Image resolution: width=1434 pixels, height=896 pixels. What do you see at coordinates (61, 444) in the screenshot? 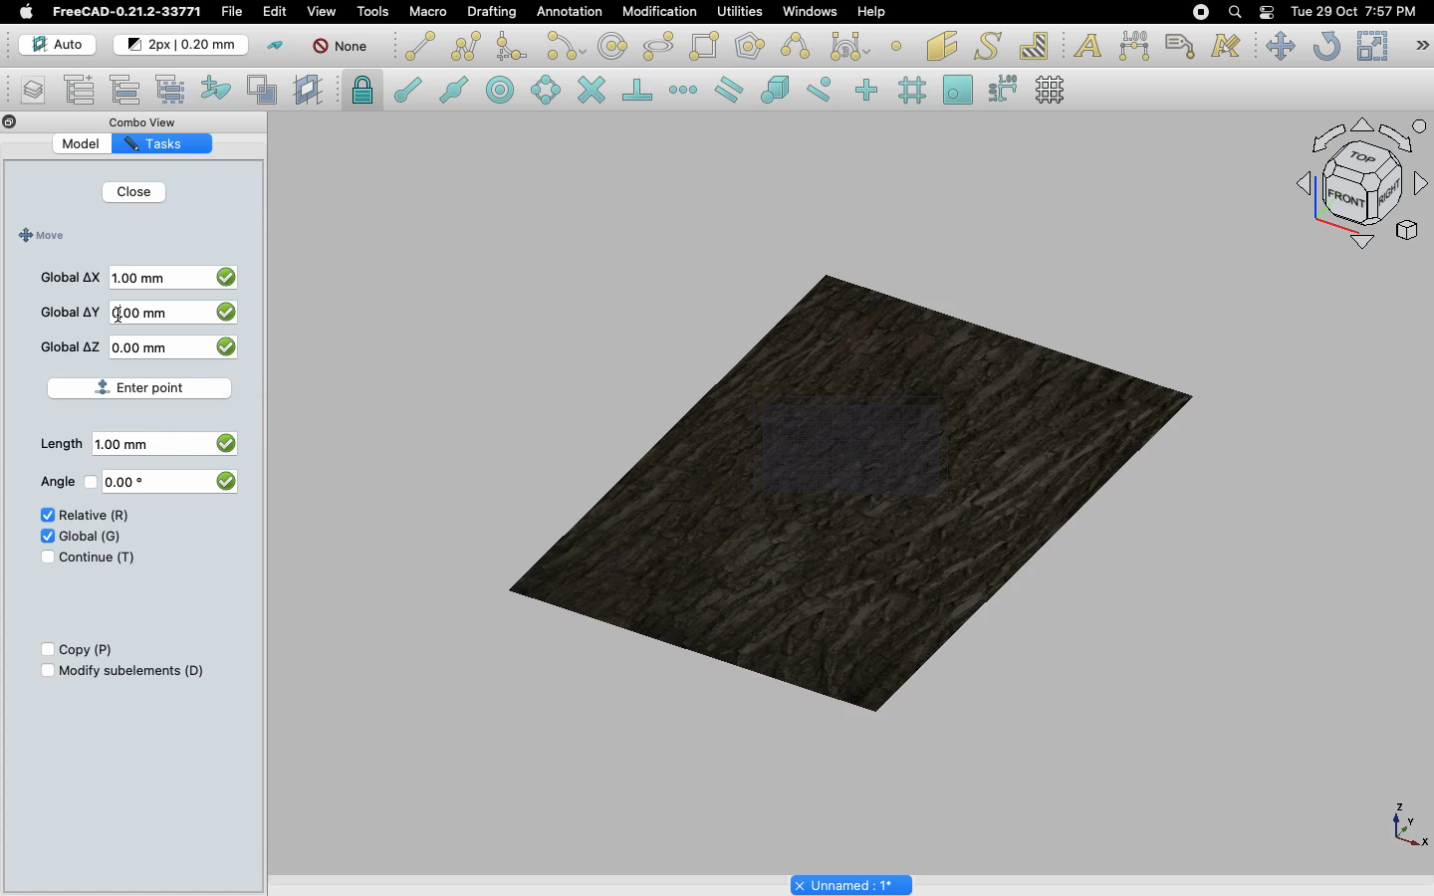
I see `Length` at bounding box center [61, 444].